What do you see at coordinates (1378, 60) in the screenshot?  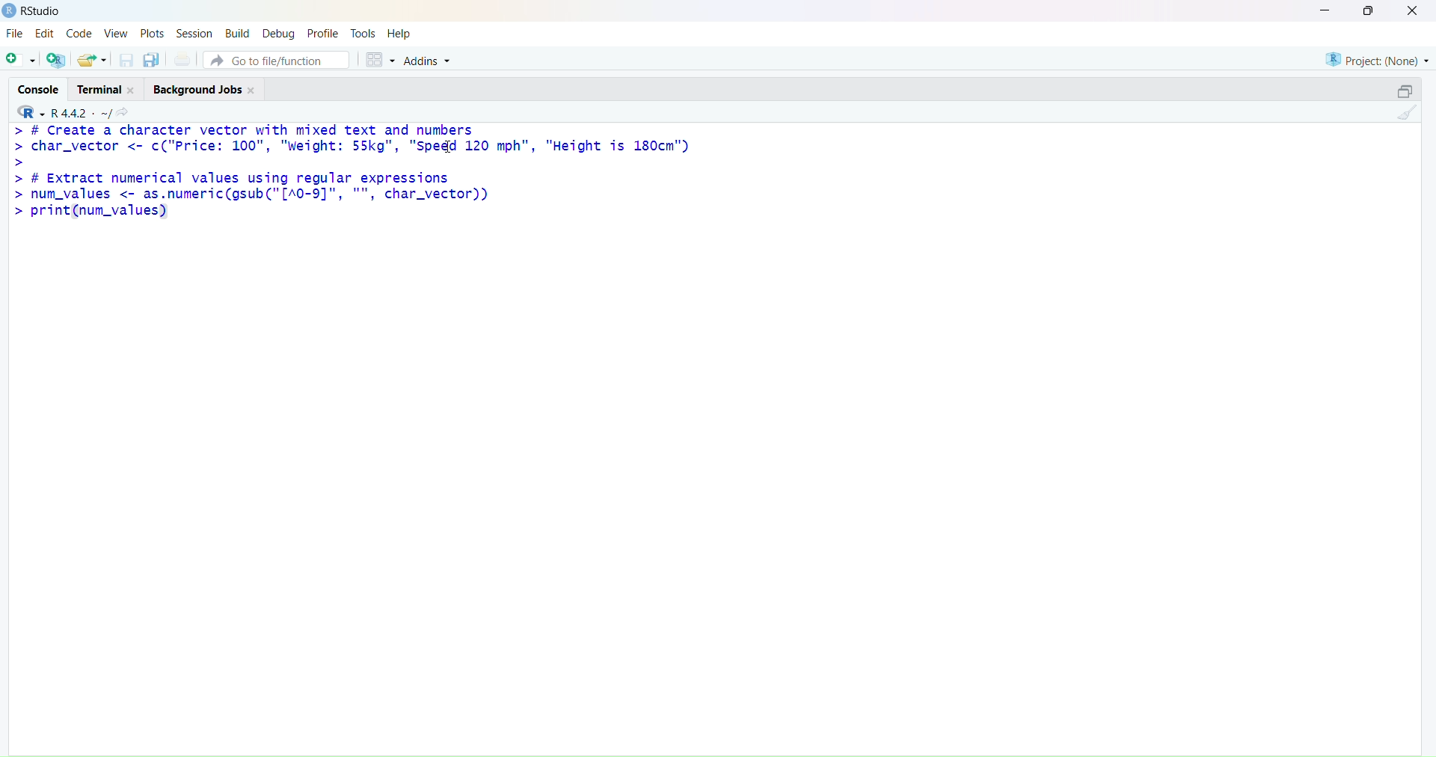 I see `project (none)` at bounding box center [1378, 60].